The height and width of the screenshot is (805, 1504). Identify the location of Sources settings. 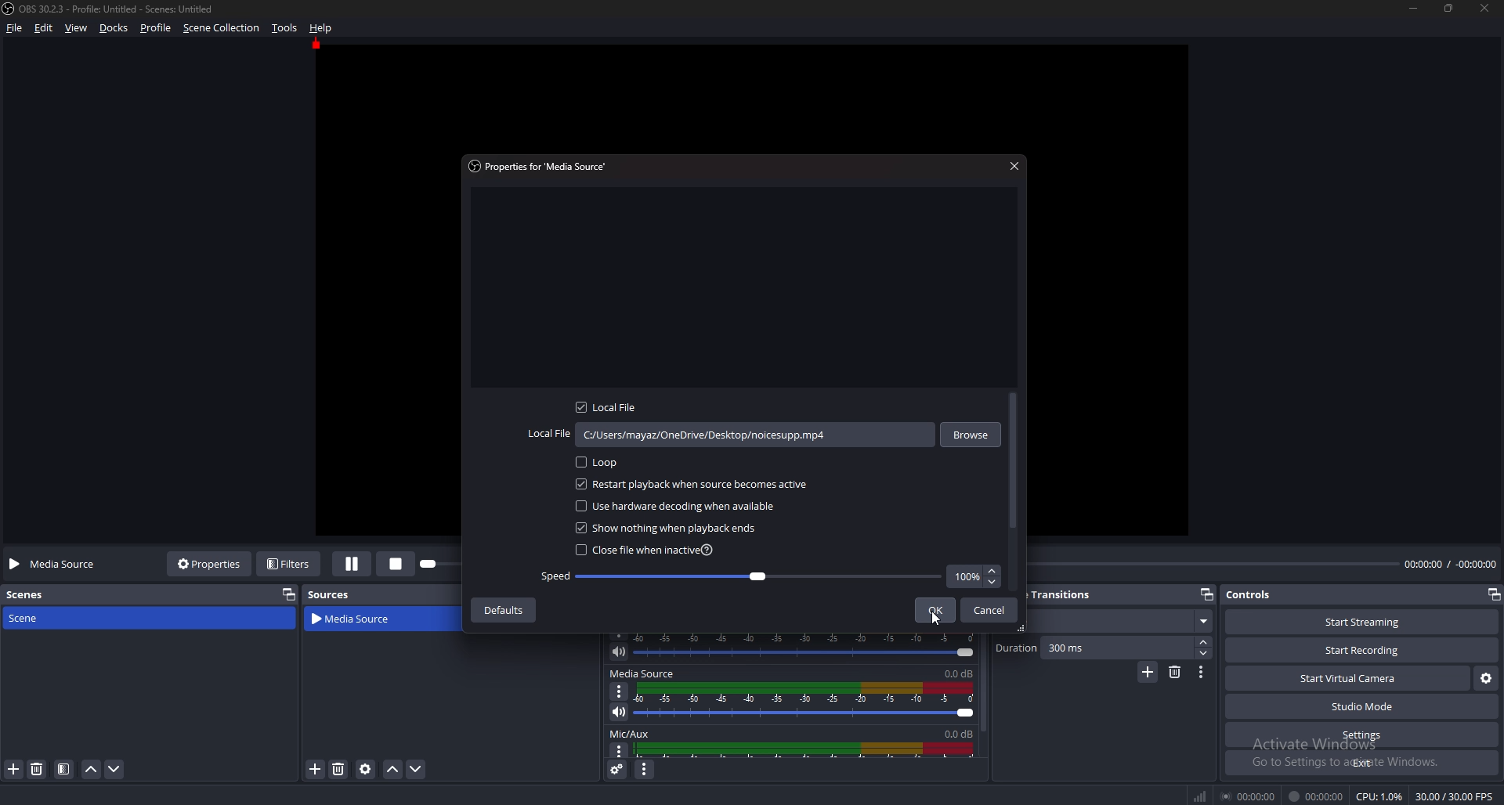
(367, 769).